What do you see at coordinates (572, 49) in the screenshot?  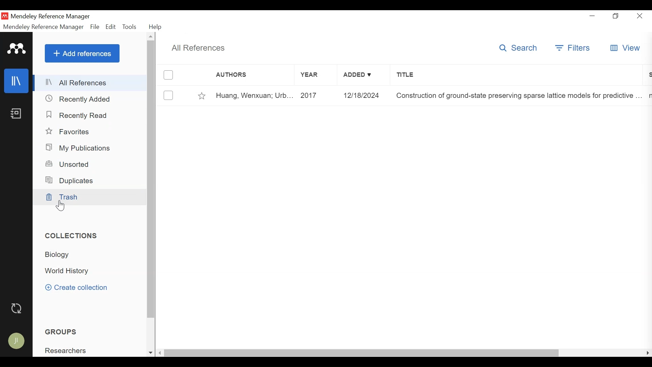 I see `Filters` at bounding box center [572, 49].